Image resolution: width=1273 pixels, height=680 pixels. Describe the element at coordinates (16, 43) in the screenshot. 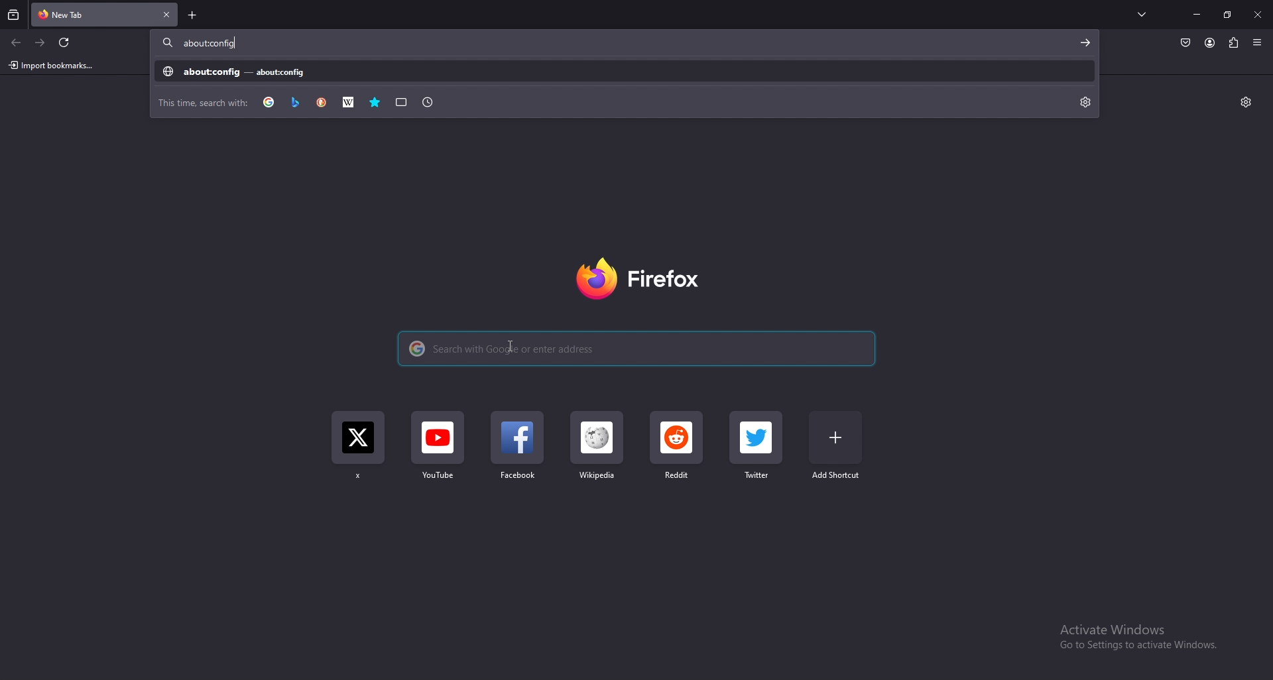

I see `back` at that location.